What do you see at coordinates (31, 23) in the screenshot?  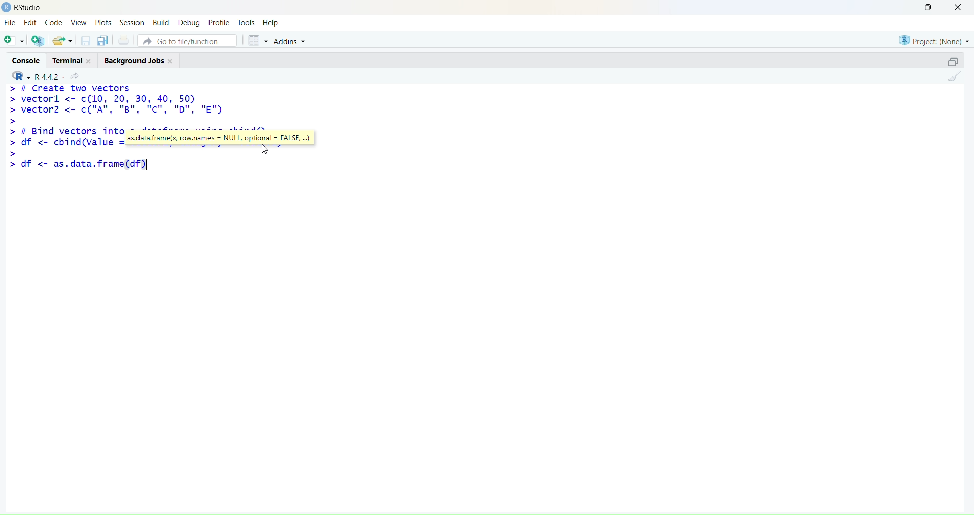 I see `Edit` at bounding box center [31, 23].